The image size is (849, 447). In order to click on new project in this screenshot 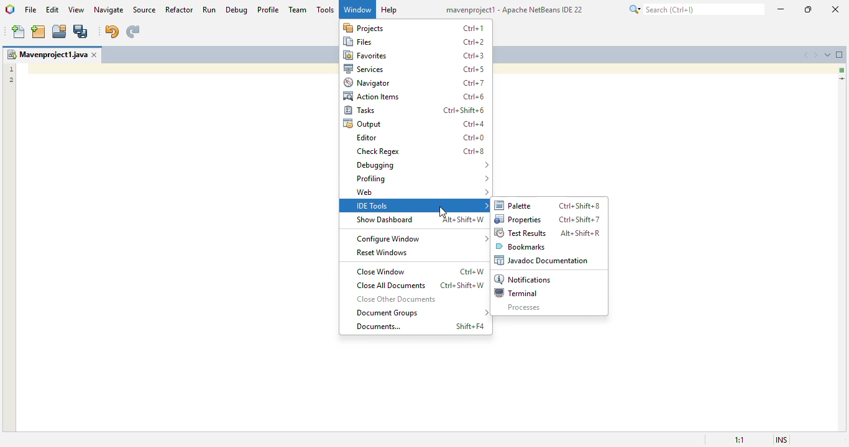, I will do `click(39, 32)`.